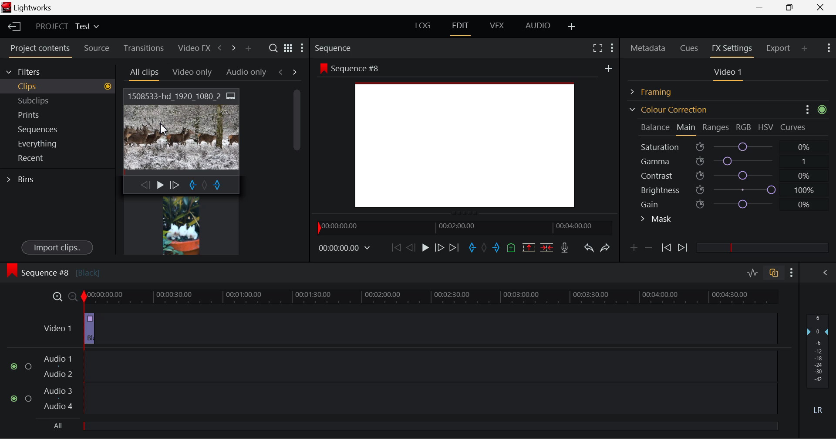 The width and height of the screenshot is (836, 439). I want to click on Subclips, so click(42, 100).